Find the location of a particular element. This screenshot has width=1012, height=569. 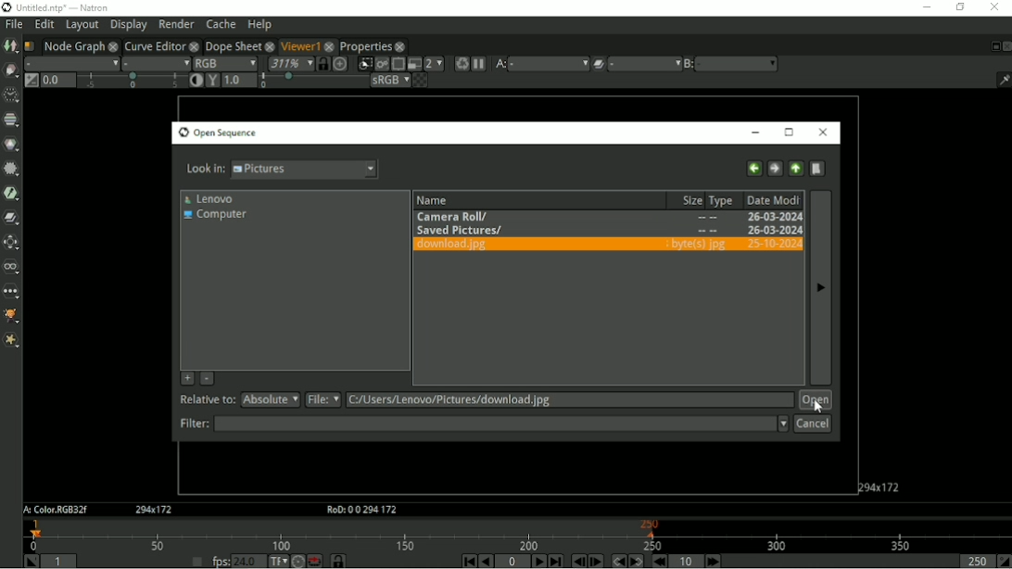

Viewer gamma correction is located at coordinates (212, 80).